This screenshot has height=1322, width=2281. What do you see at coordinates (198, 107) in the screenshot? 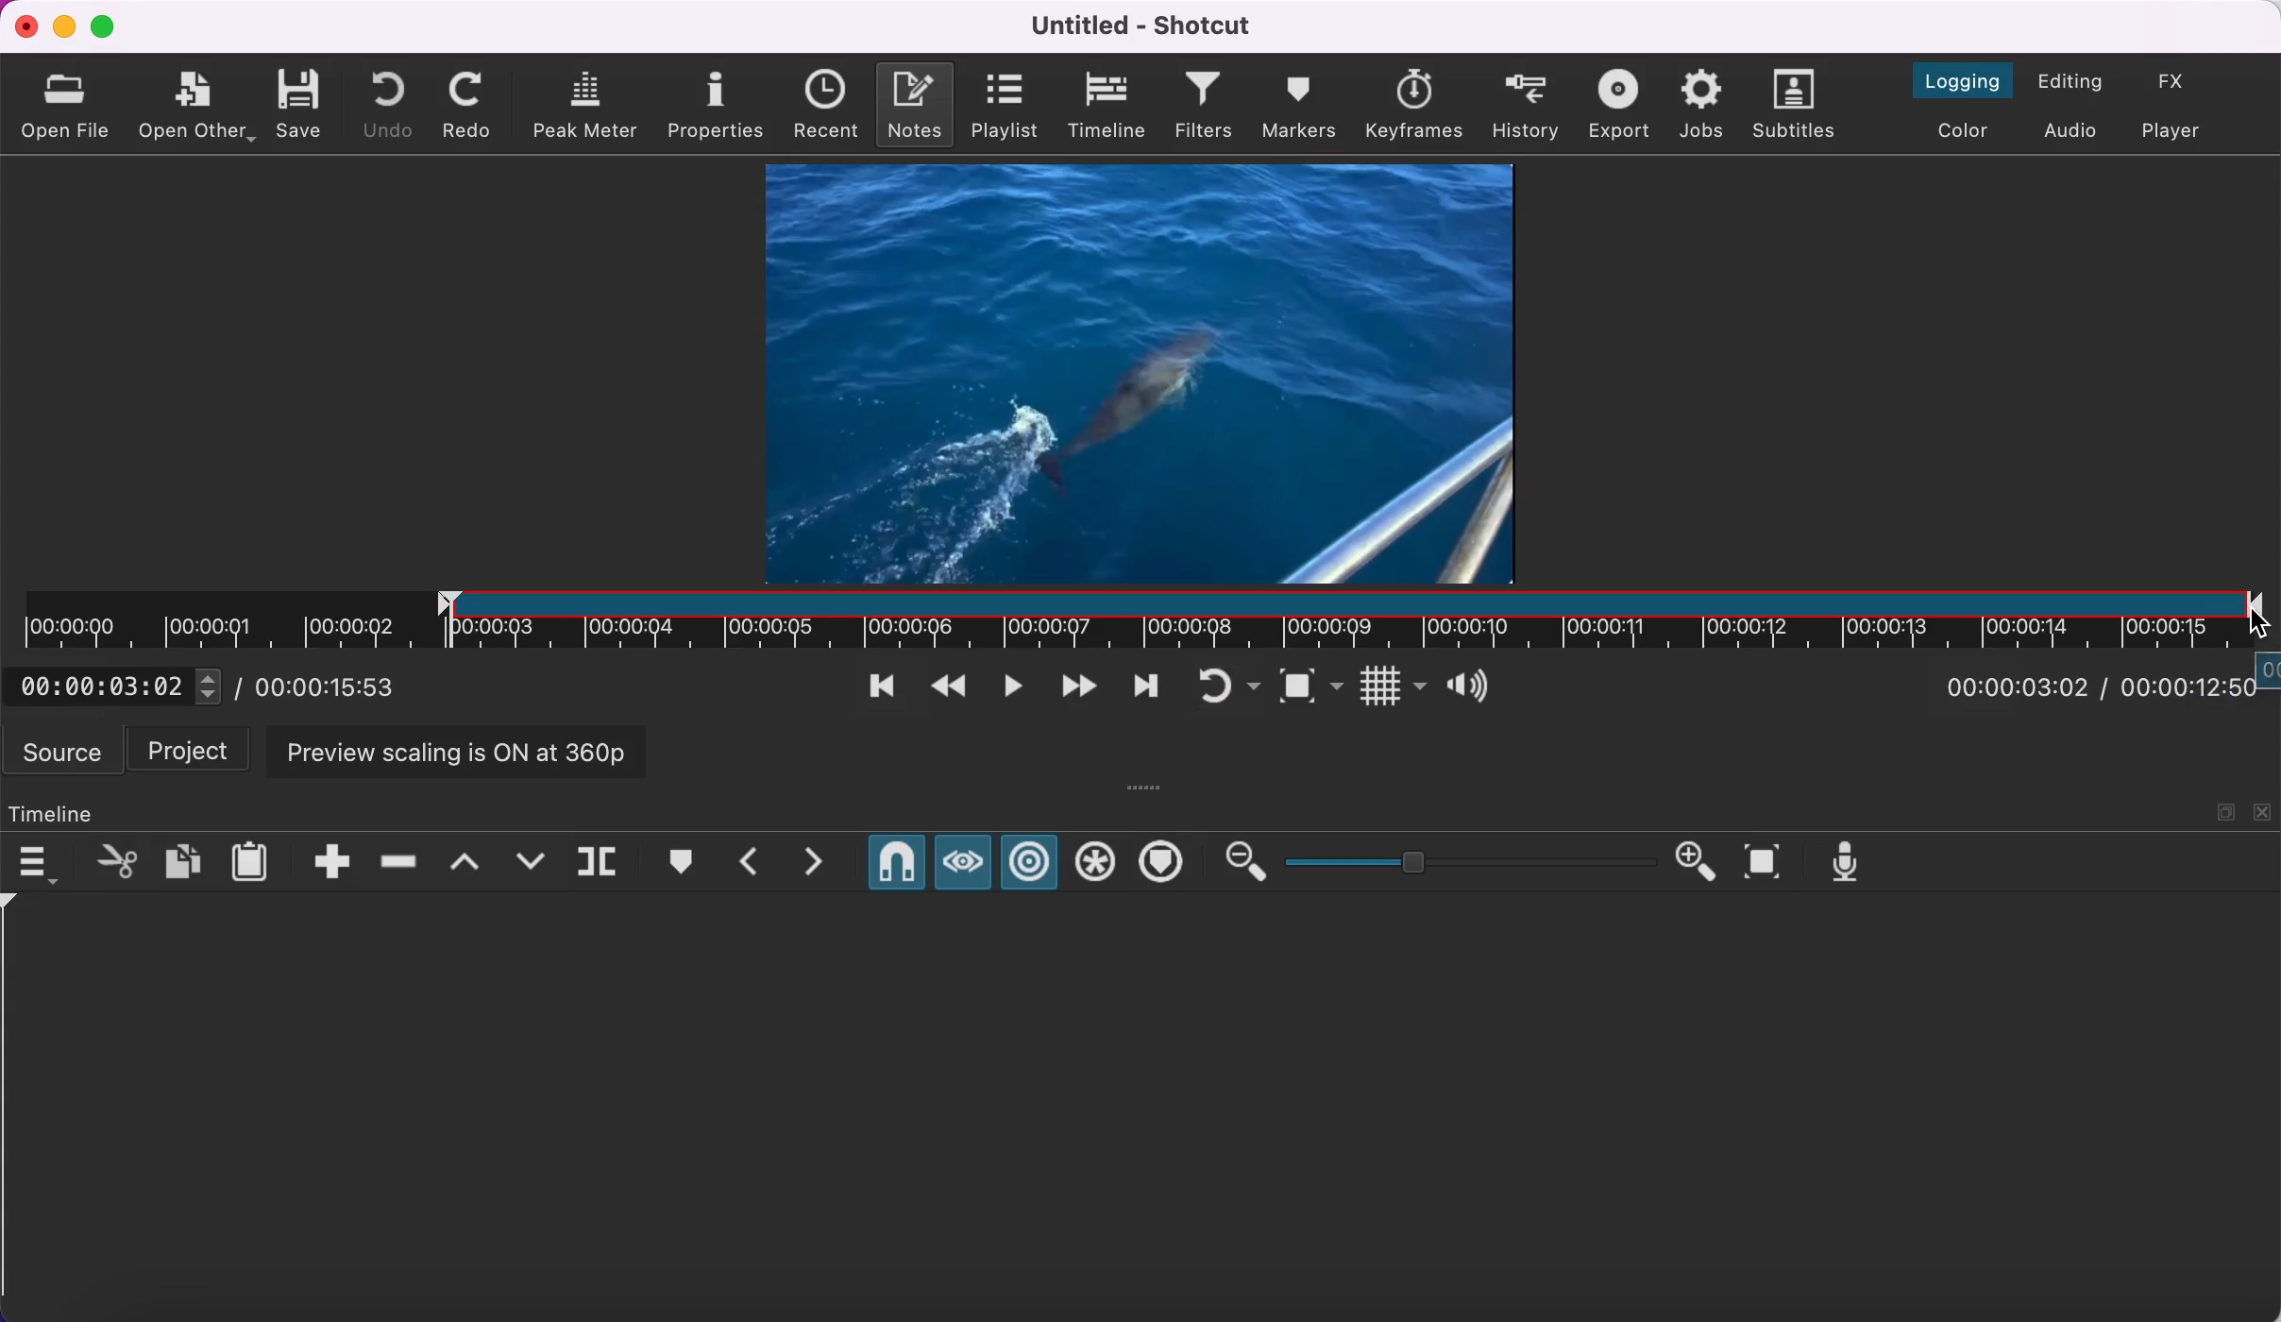
I see `open other` at bounding box center [198, 107].